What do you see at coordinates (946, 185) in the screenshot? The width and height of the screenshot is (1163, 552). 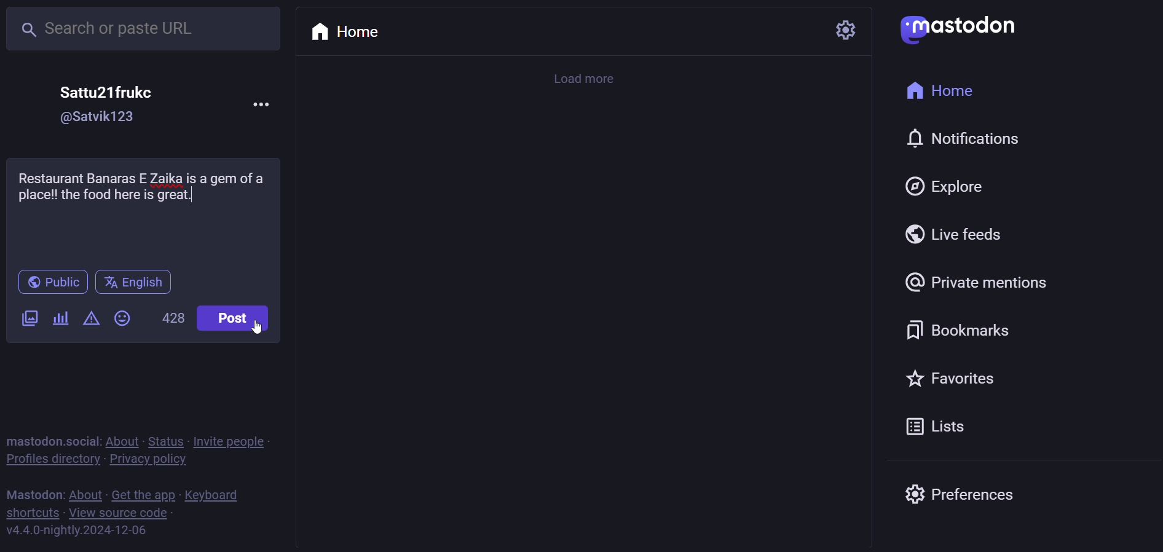 I see `explore` at bounding box center [946, 185].